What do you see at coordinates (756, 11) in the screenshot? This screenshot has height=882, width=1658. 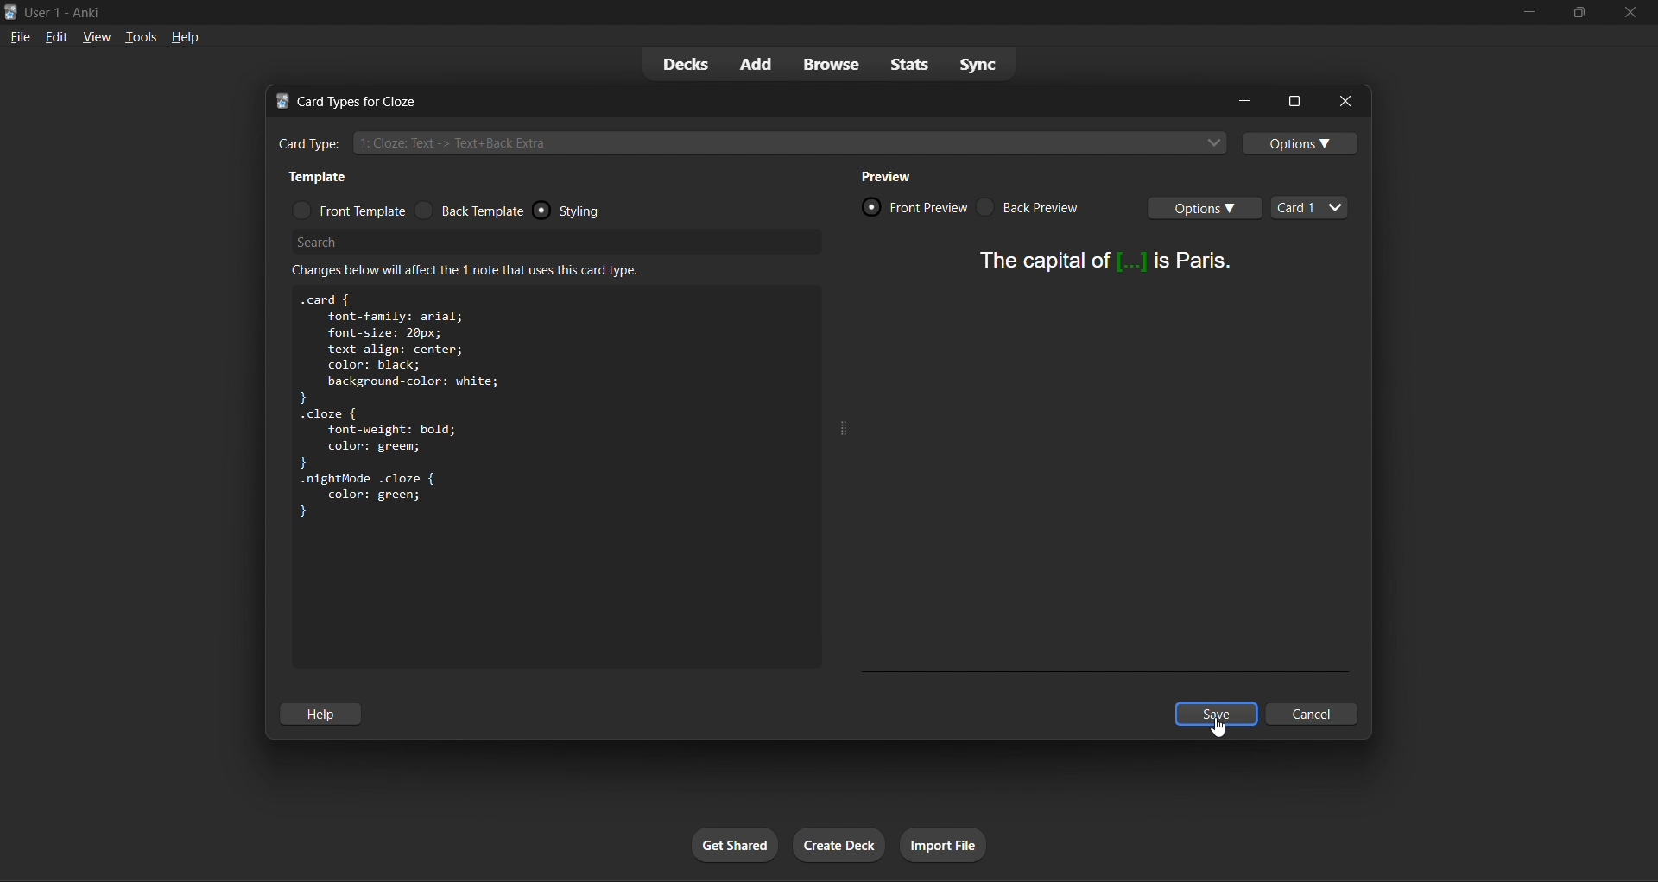 I see `title bar` at bounding box center [756, 11].